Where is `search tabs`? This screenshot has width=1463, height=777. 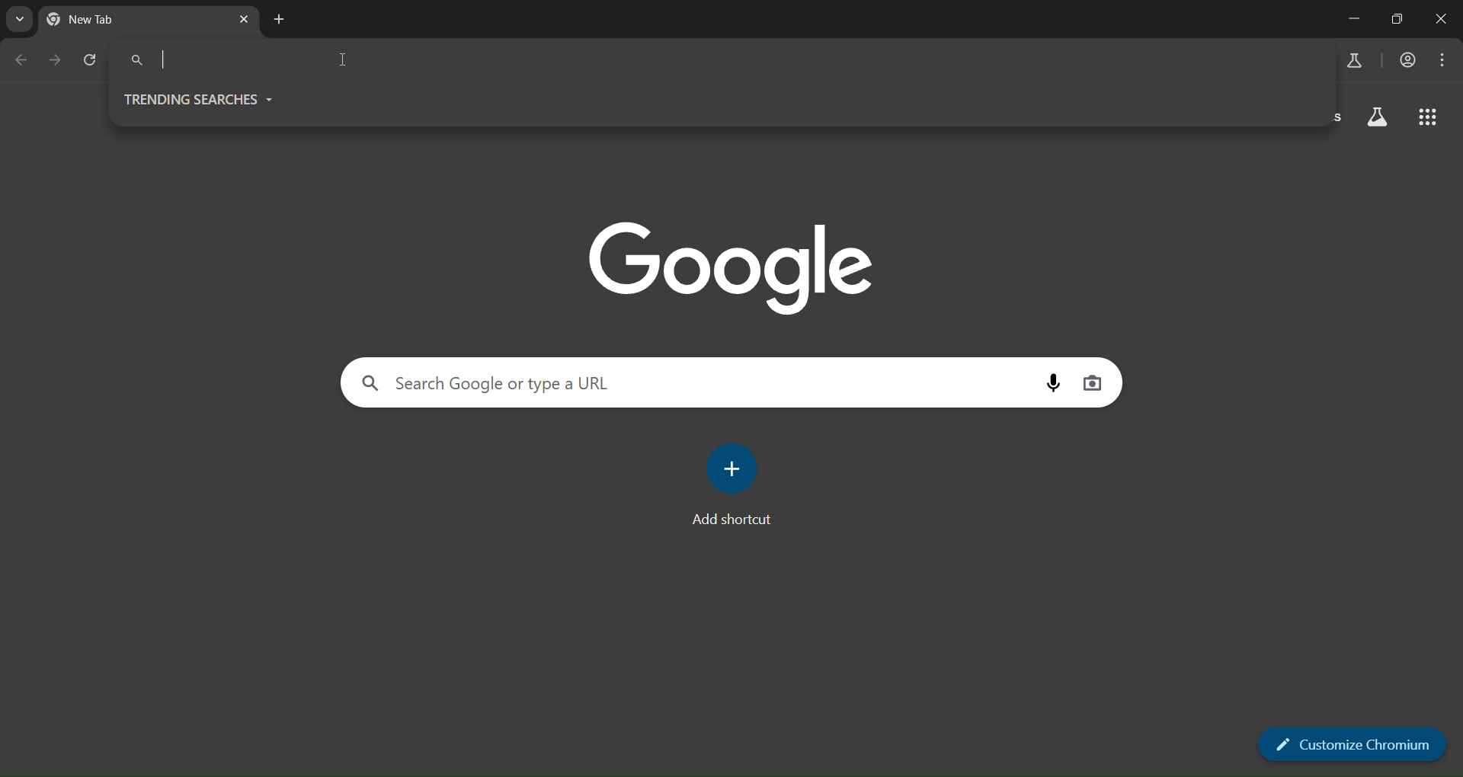 search tabs is located at coordinates (22, 19).